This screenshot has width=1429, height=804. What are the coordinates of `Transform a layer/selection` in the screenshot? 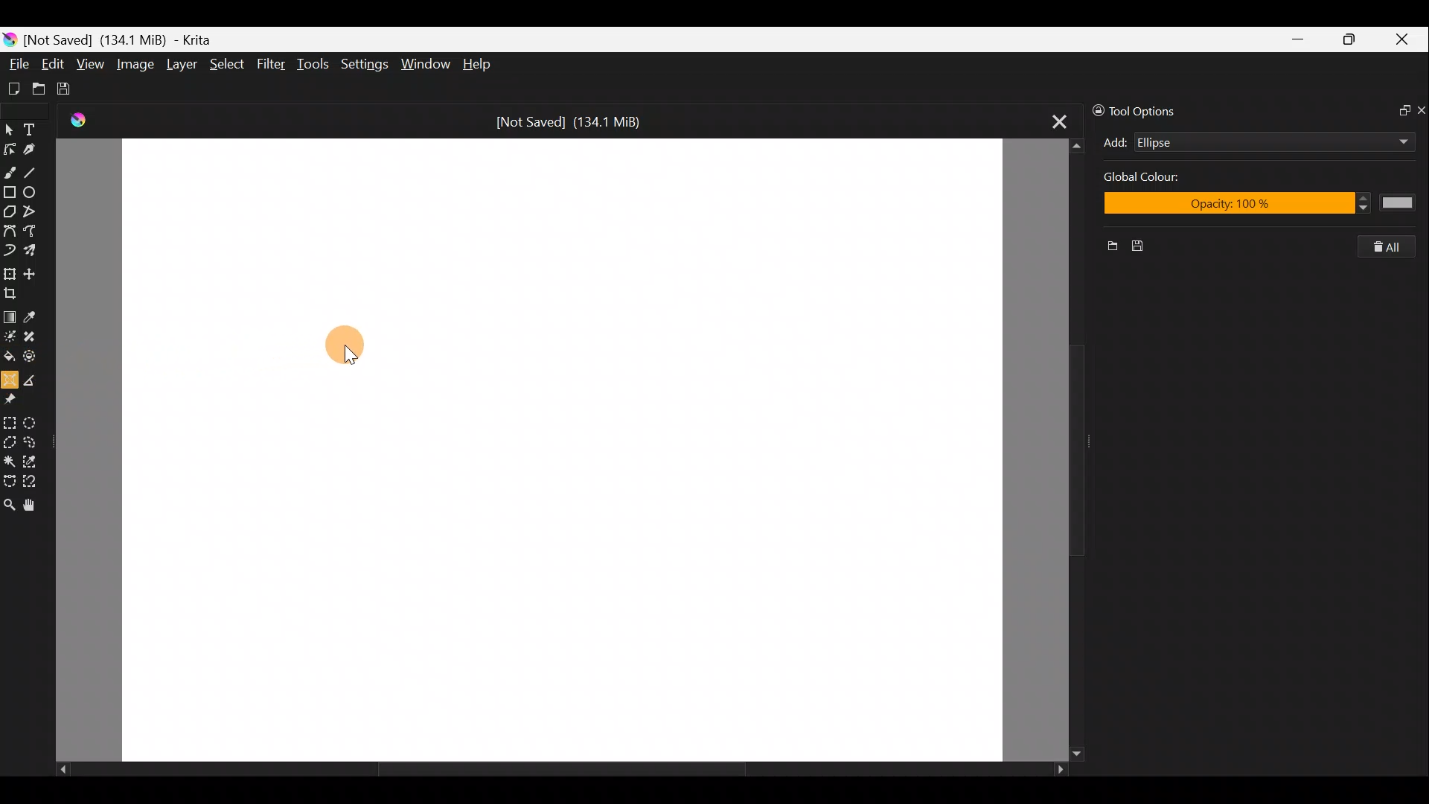 It's located at (10, 272).